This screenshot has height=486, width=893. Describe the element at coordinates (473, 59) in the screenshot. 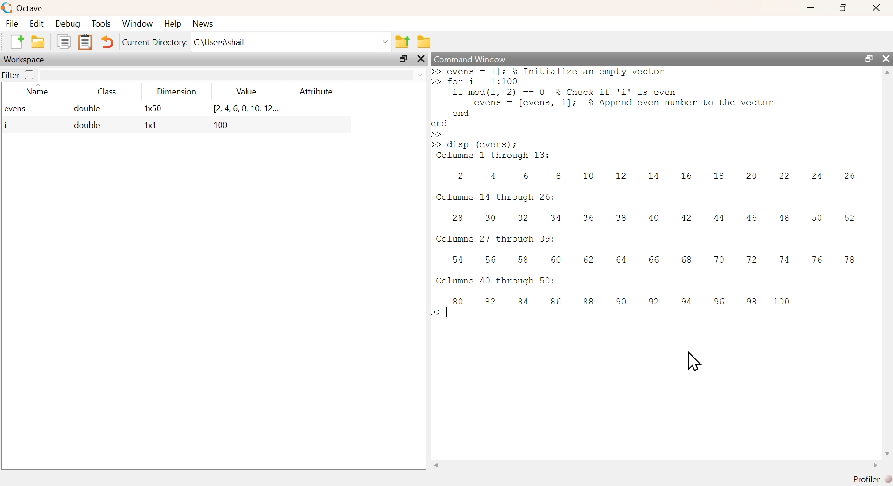

I see `command window` at that location.